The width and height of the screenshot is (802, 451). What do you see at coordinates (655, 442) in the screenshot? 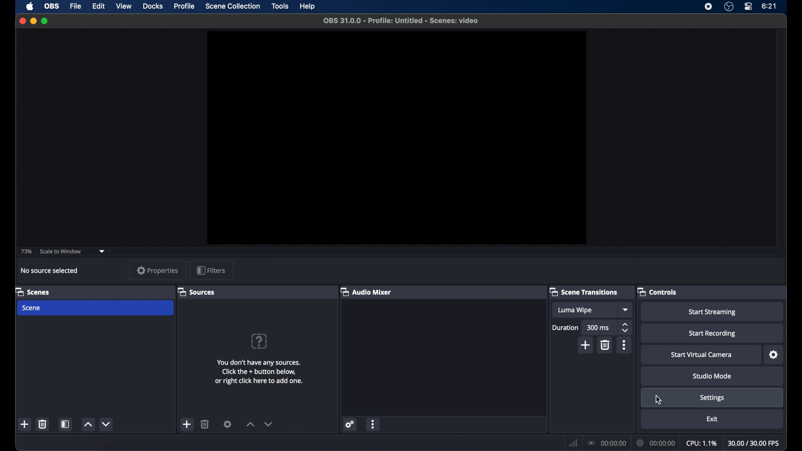
I see `duration` at bounding box center [655, 442].